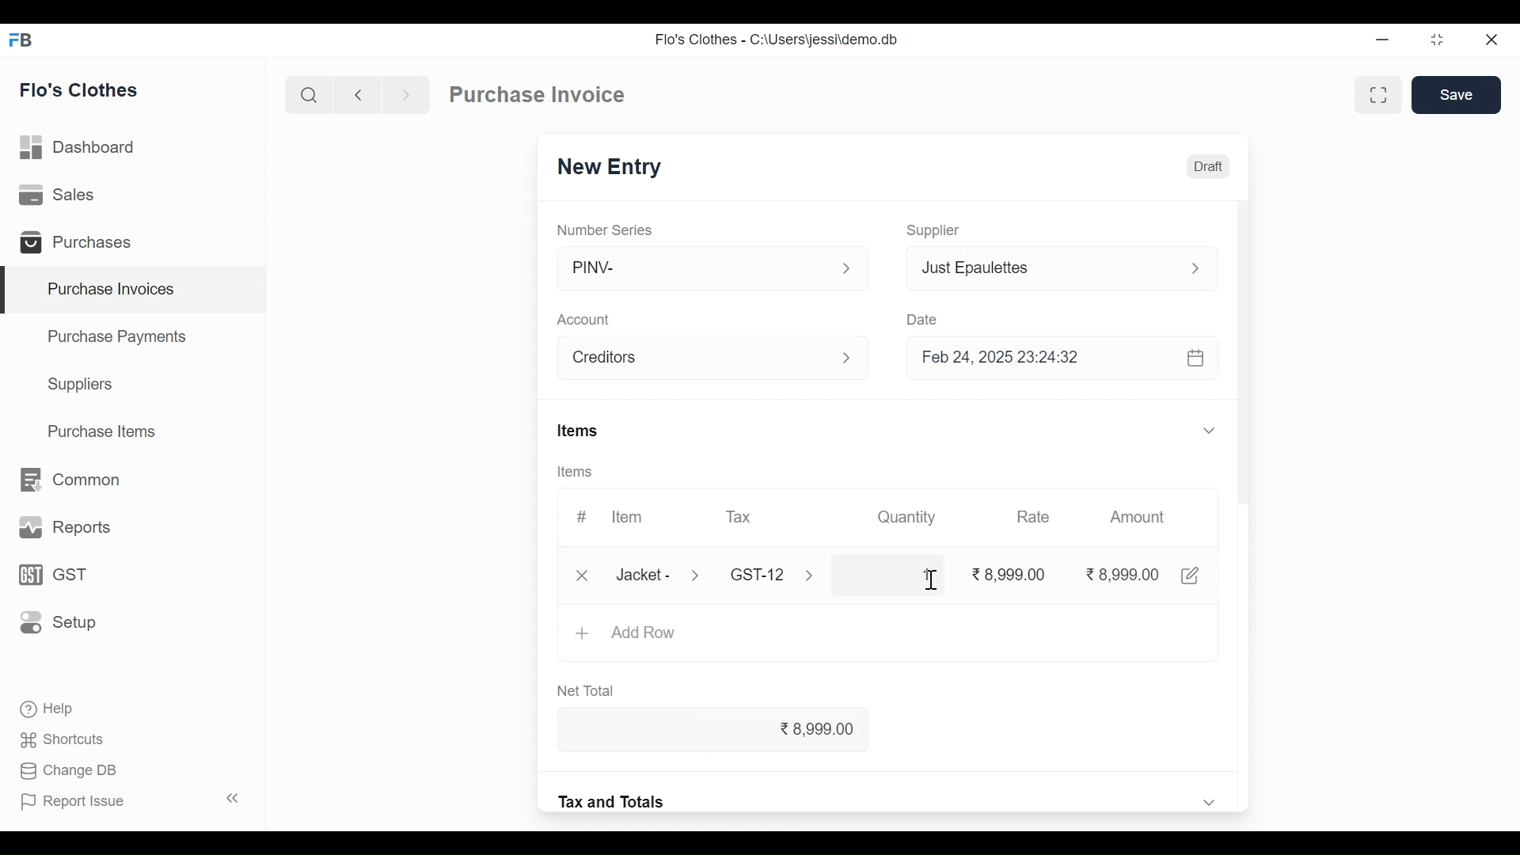 Image resolution: width=1520 pixels, height=855 pixels. What do you see at coordinates (1211, 430) in the screenshot?
I see `Expand` at bounding box center [1211, 430].